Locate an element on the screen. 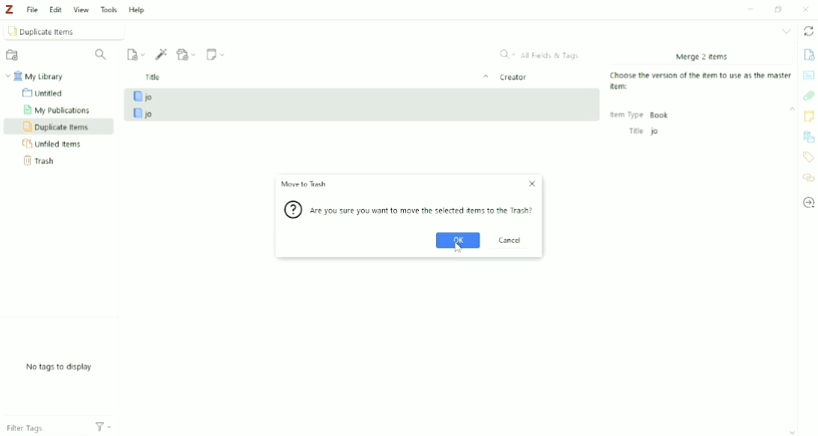 The width and height of the screenshot is (818, 436). Are you sure you want to move the selected items to Trash? is located at coordinates (425, 211).